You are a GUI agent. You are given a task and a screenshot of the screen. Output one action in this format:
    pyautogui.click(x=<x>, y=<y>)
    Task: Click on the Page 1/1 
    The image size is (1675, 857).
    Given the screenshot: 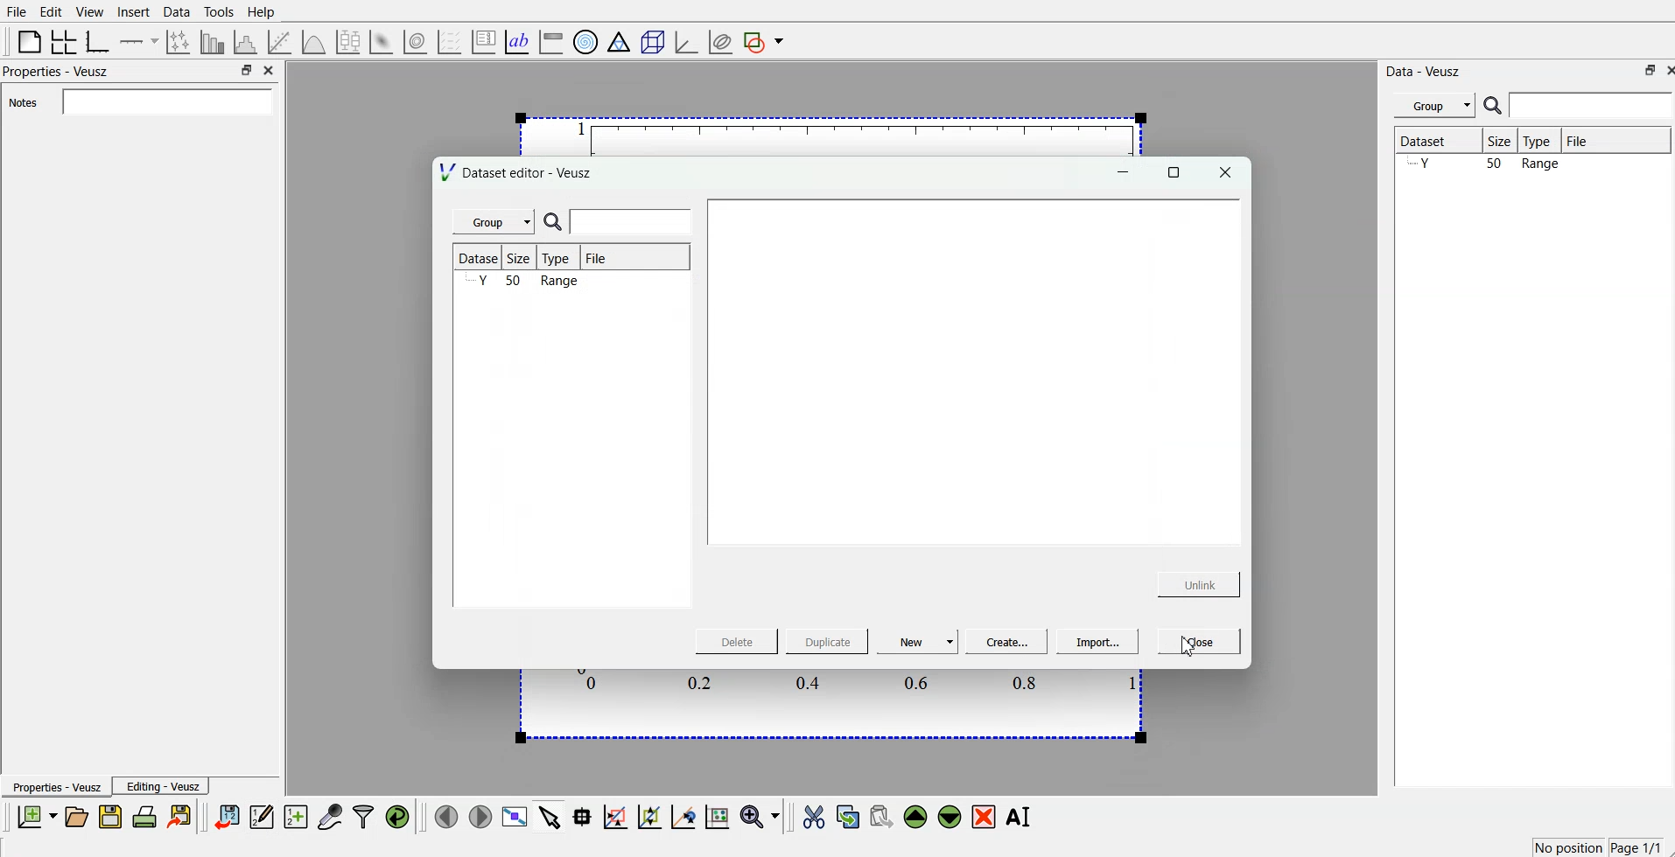 What is the action you would take?
    pyautogui.click(x=1636, y=847)
    